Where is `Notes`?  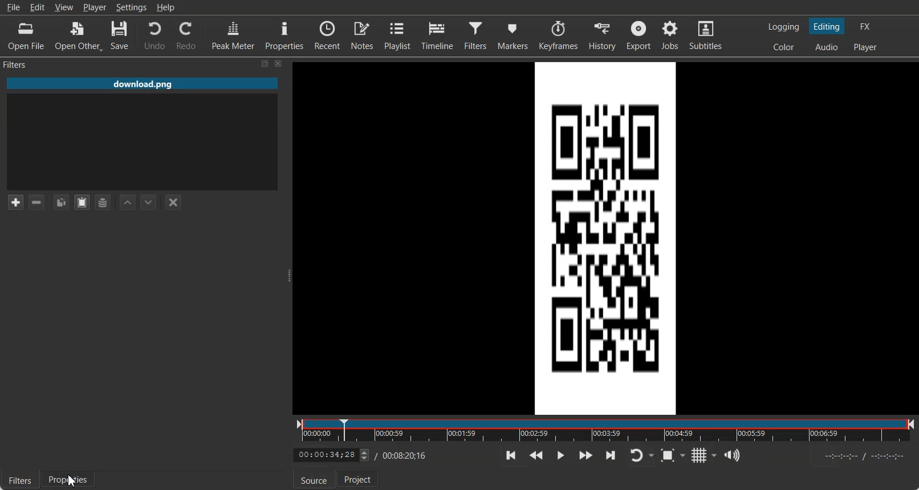
Notes is located at coordinates (362, 35).